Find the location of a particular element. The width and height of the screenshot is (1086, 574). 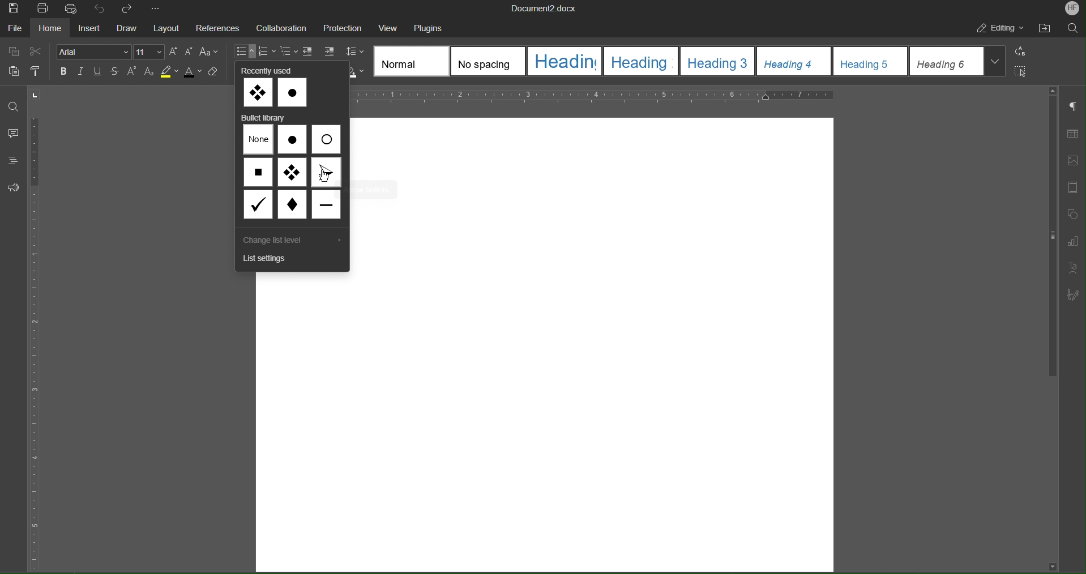

Home is located at coordinates (50, 29).